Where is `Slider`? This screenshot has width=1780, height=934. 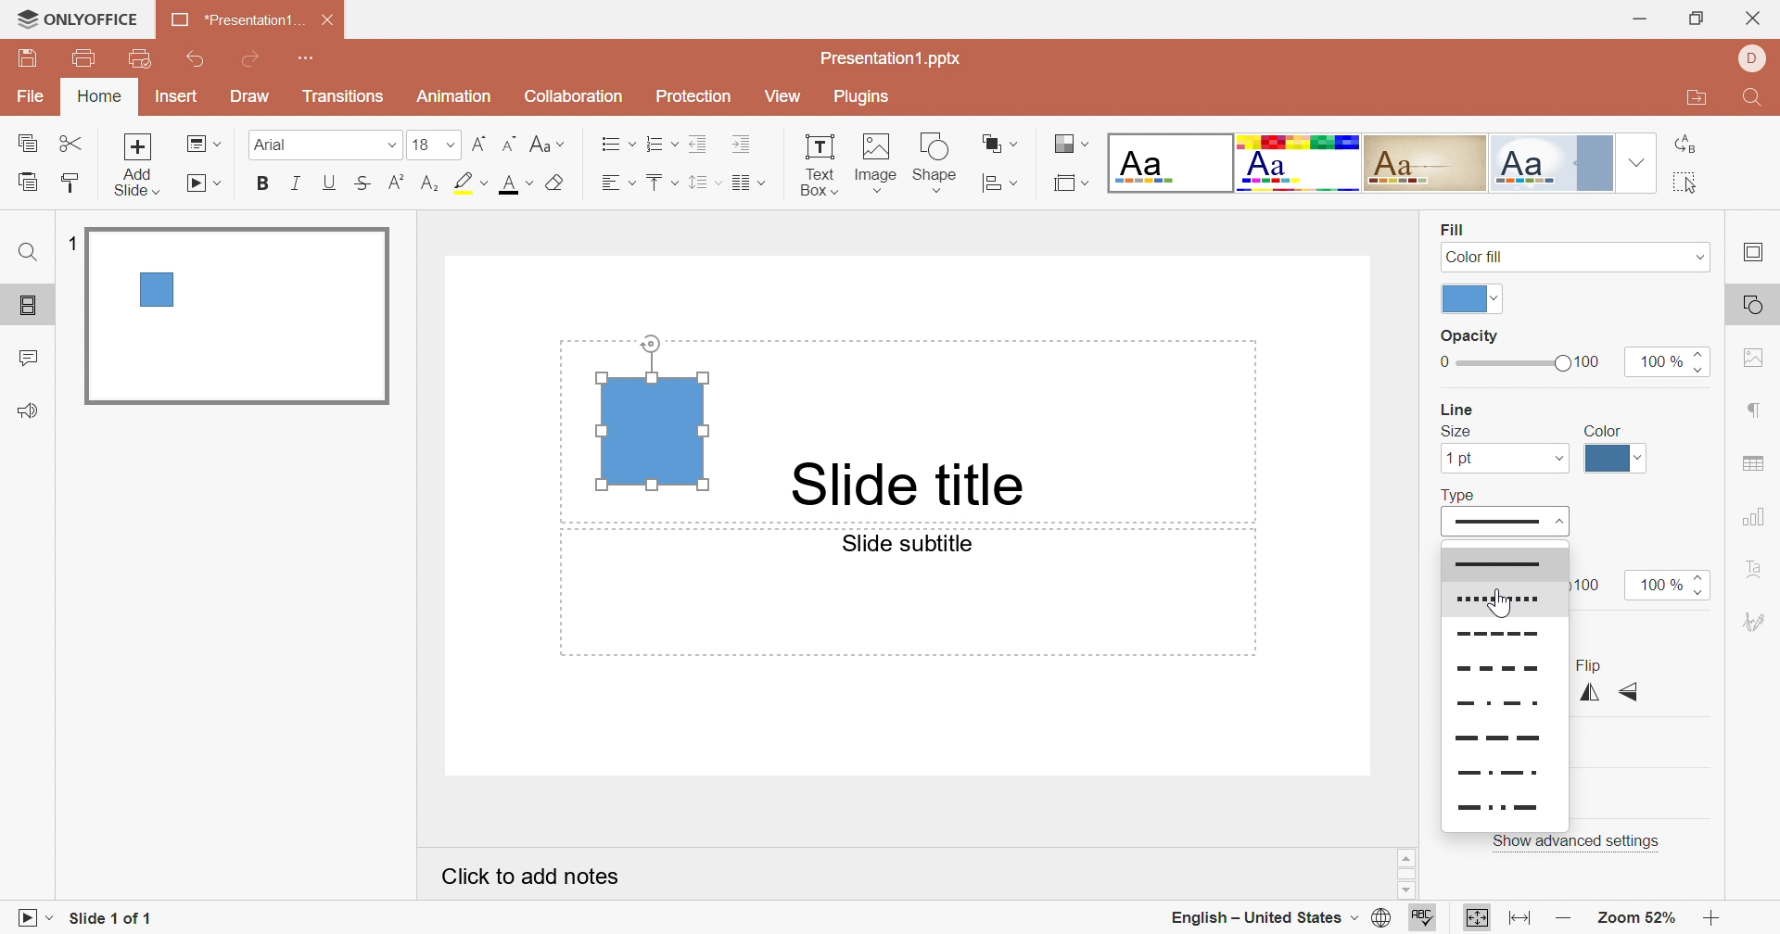
Slider is located at coordinates (1511, 365).